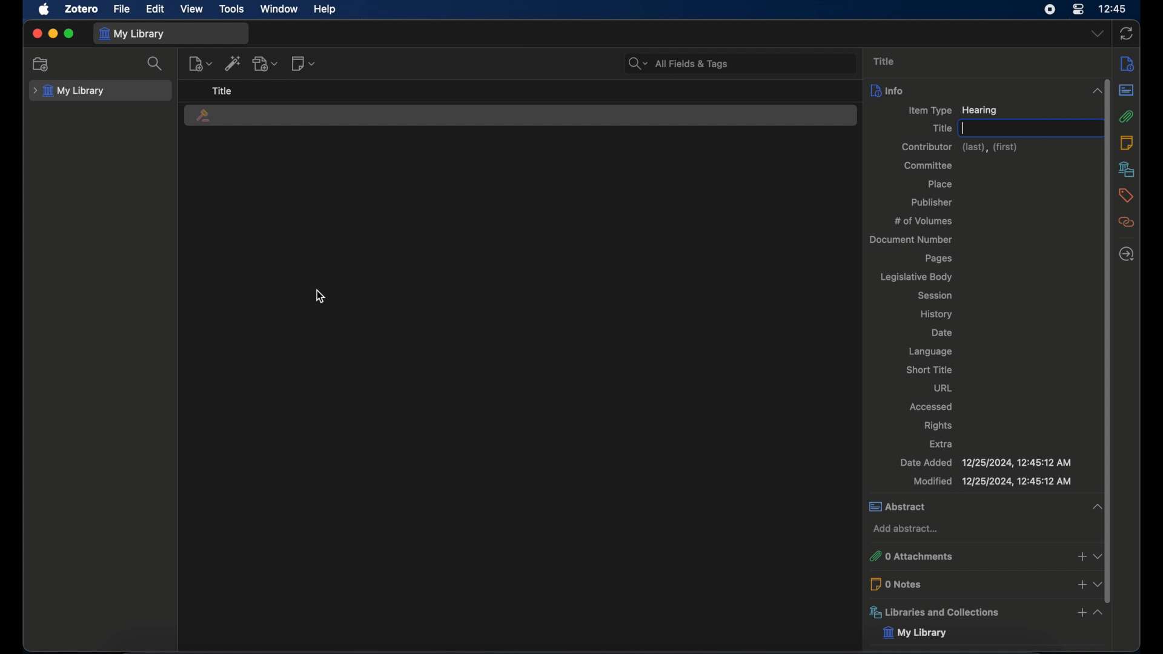  Describe the element at coordinates (200, 64) in the screenshot. I see `new item` at that location.